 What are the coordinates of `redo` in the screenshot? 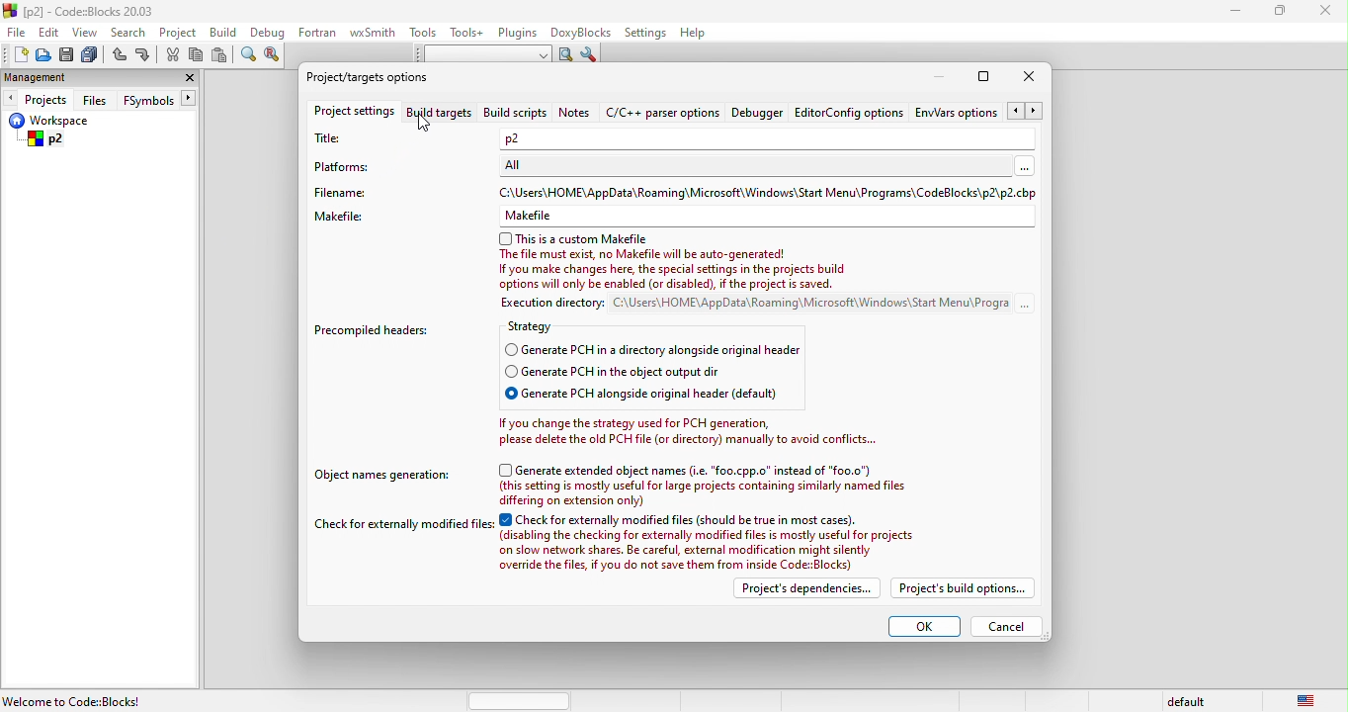 It's located at (143, 56).